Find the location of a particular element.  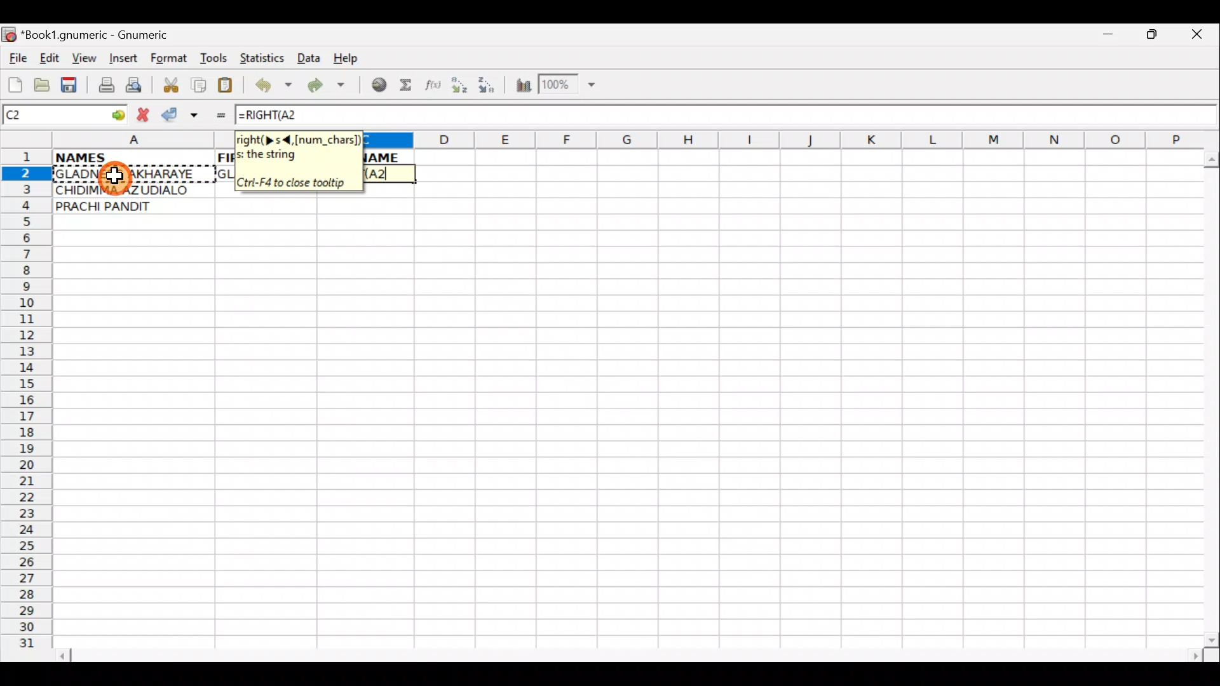

right(> s <, [num_chars])the string. Crtl+F4 to close tooltip is located at coordinates (297, 159).